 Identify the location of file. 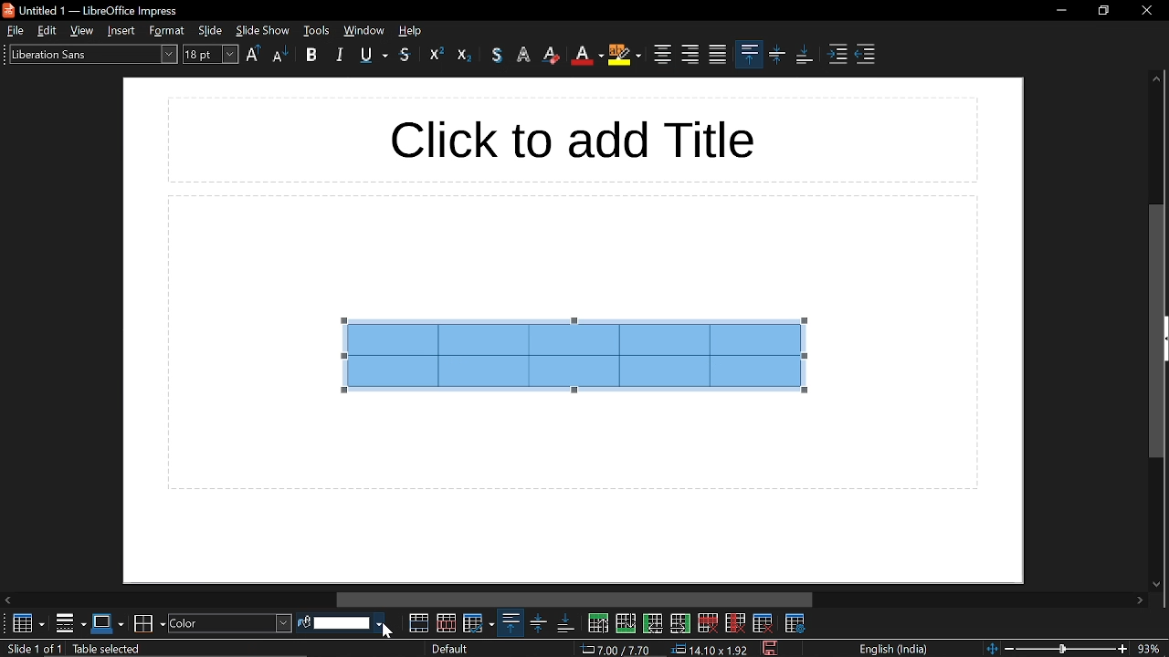
(16, 31).